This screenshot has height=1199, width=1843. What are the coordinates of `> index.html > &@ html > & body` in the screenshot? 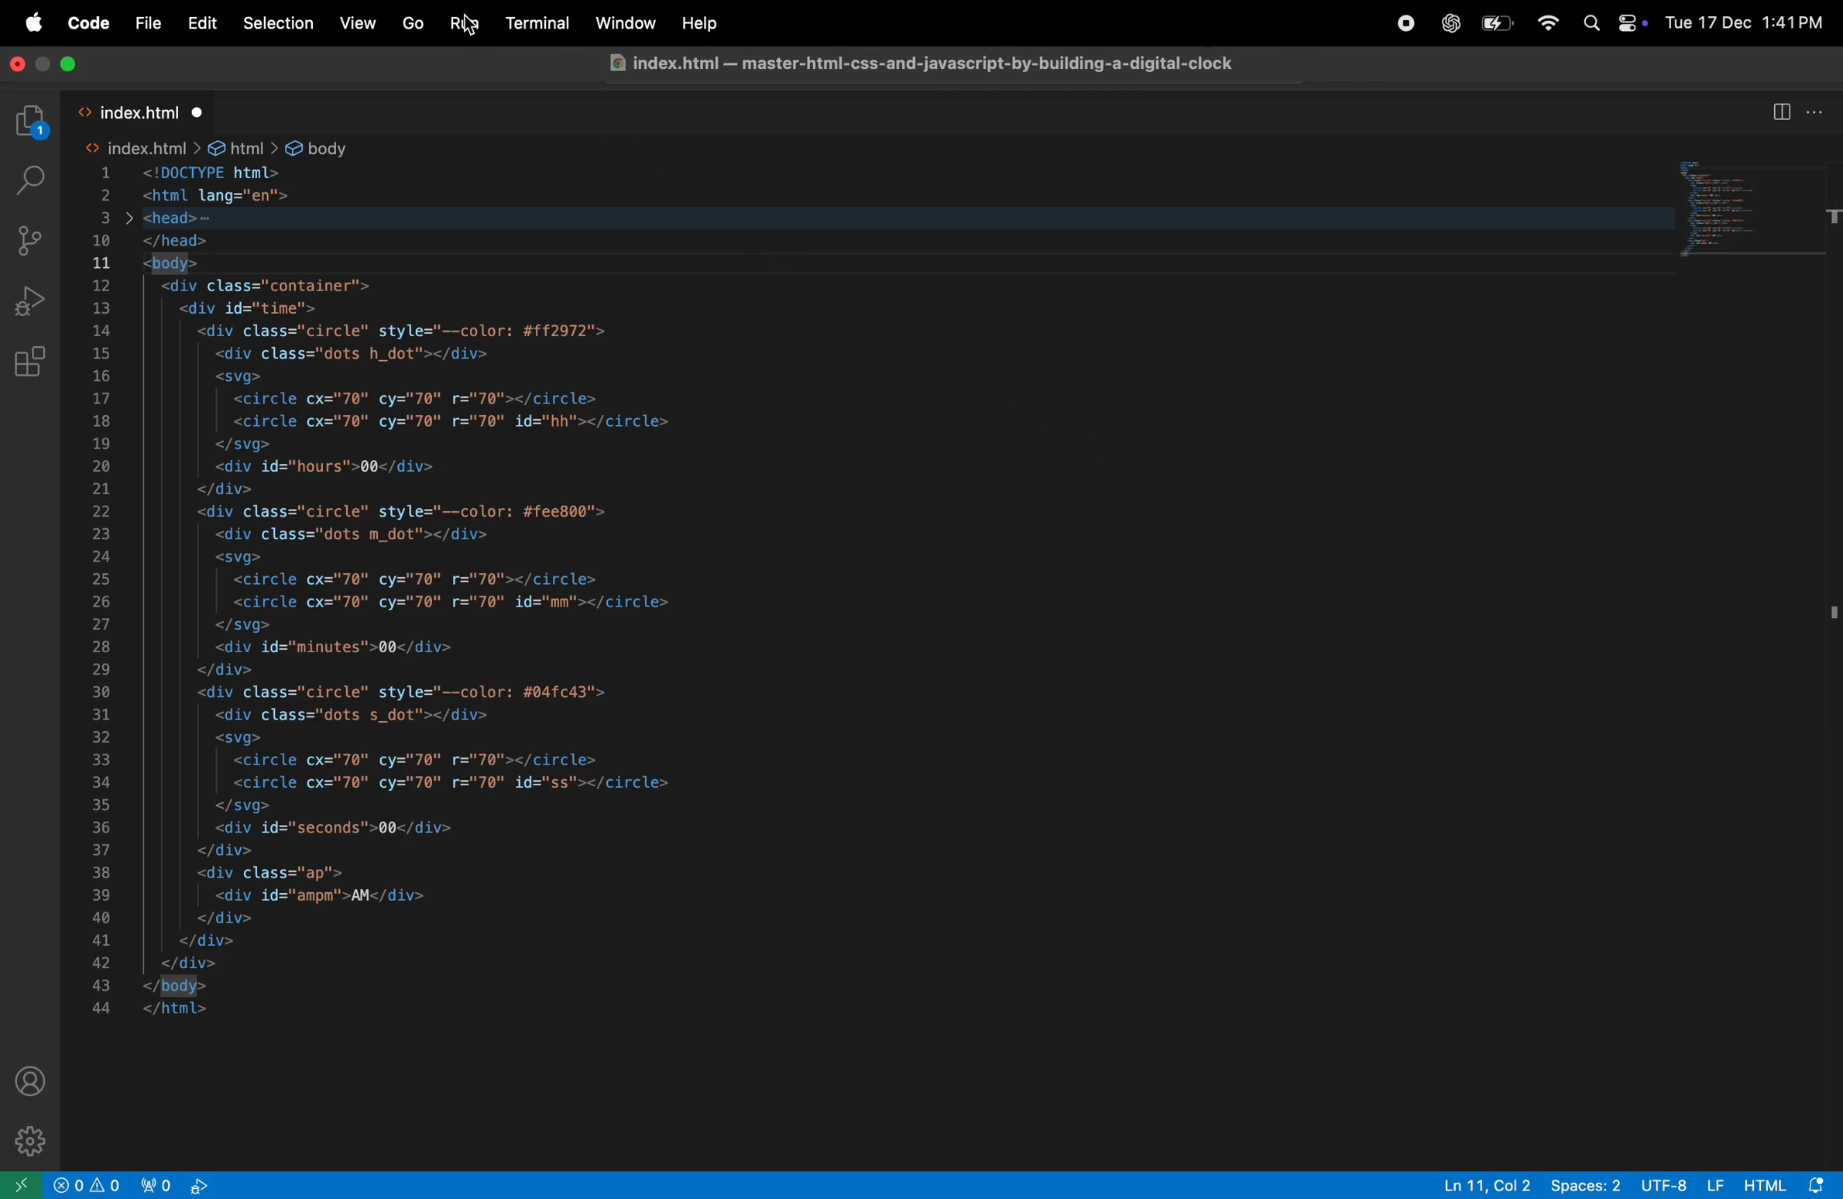 It's located at (214, 149).